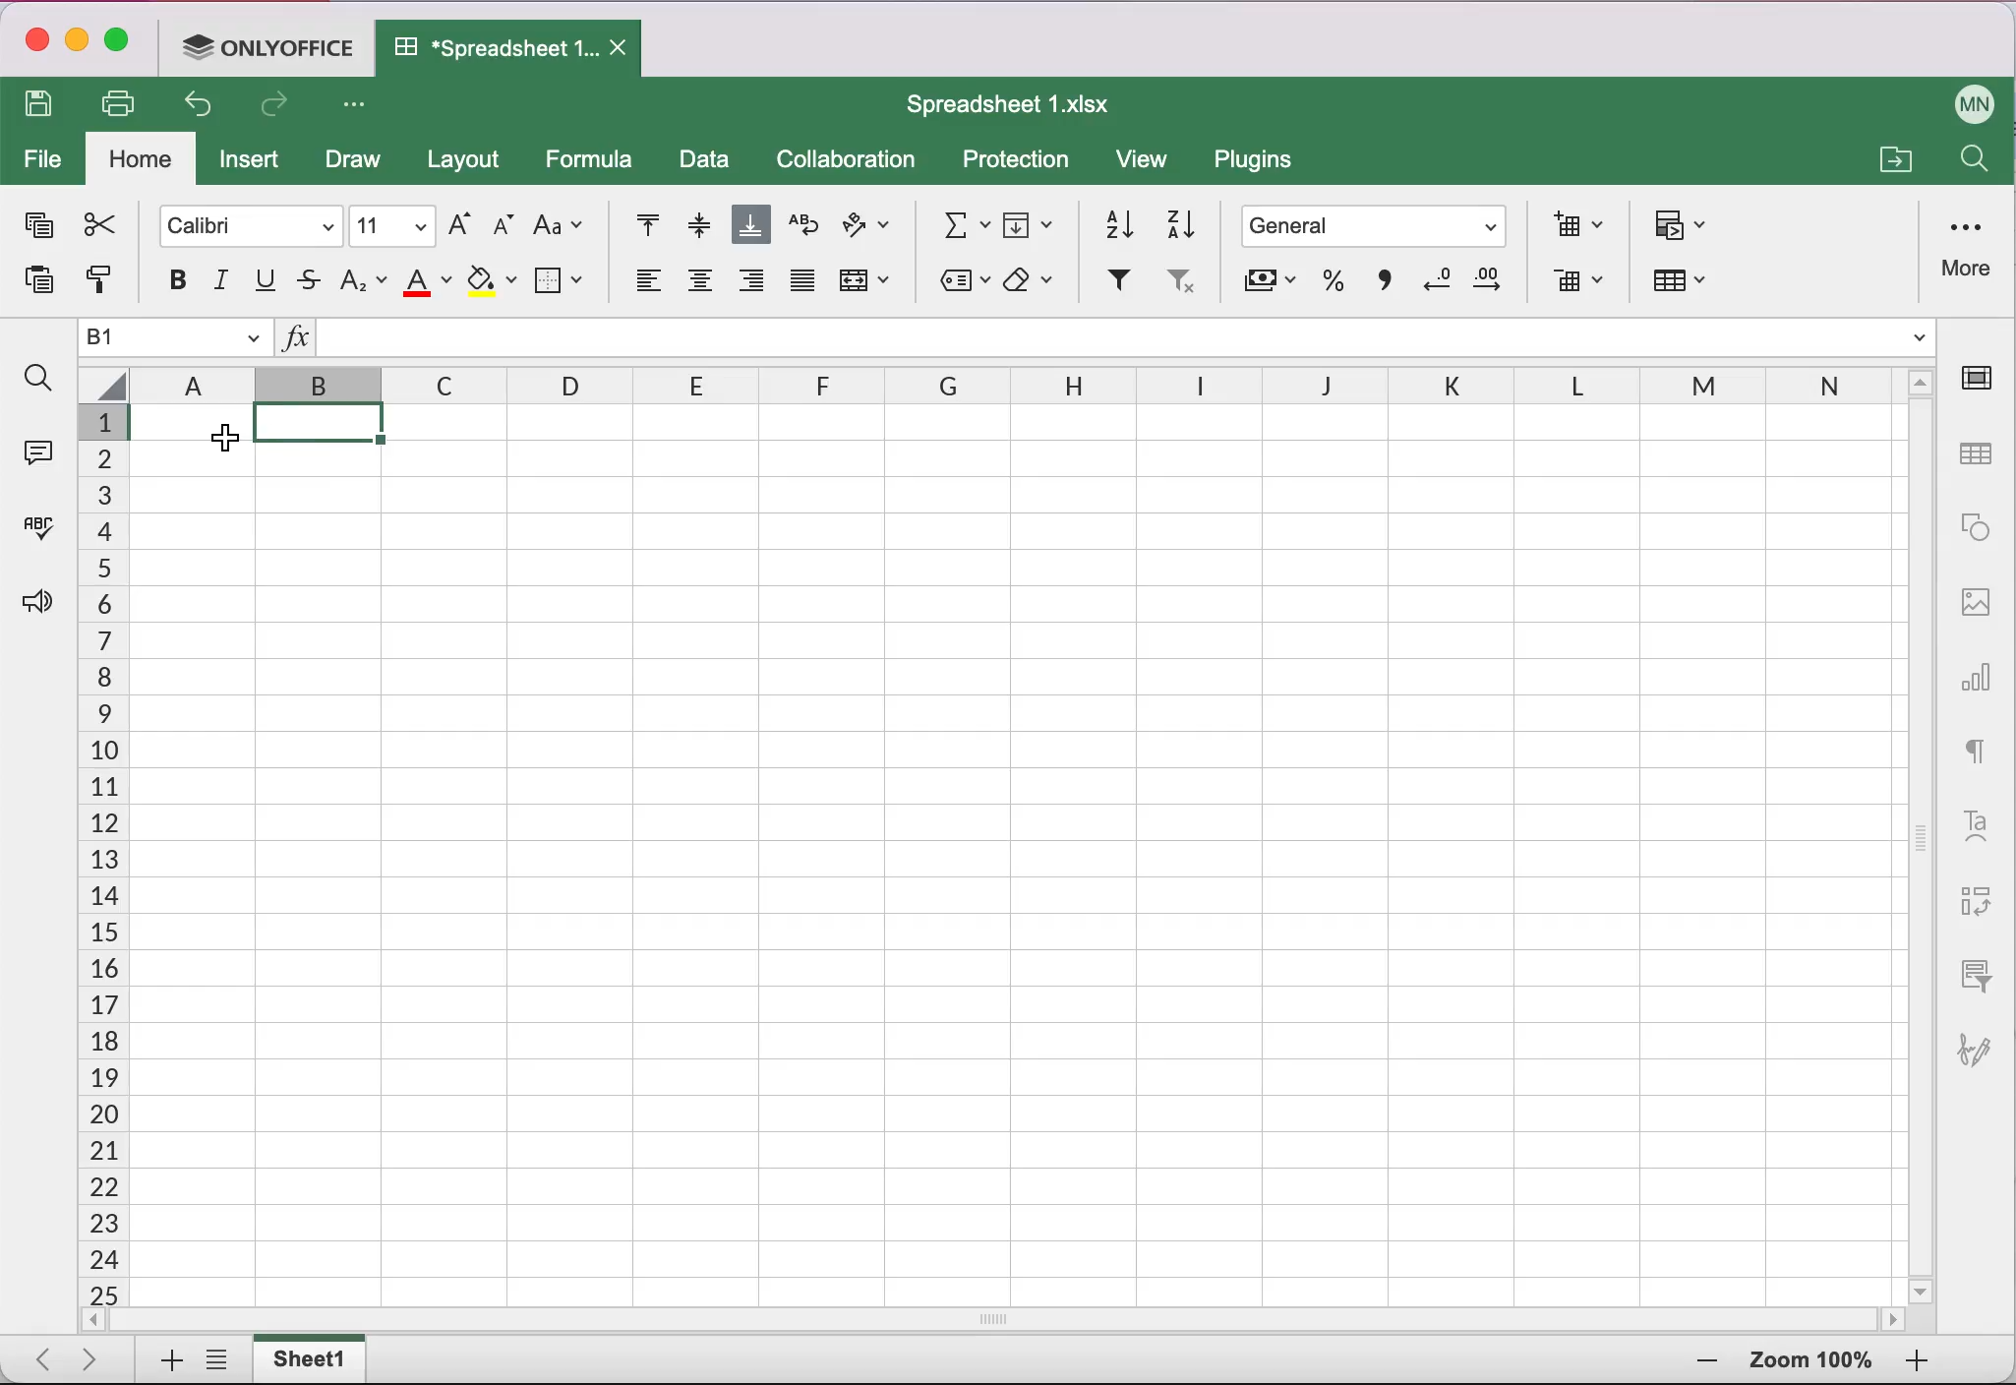  I want to click on slicer, so click(1972, 974).